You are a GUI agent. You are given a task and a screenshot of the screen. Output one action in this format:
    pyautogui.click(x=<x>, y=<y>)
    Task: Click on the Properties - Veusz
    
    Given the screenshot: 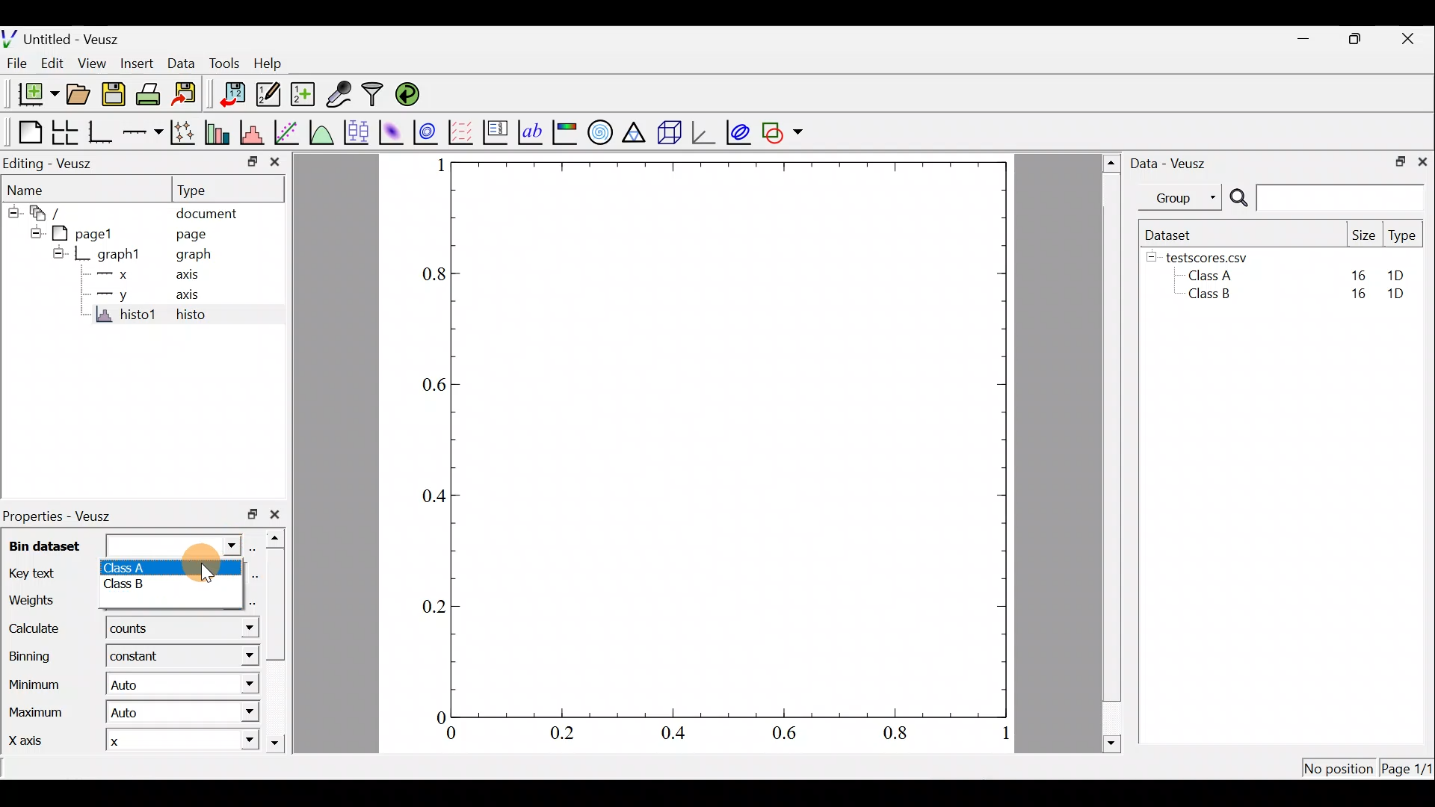 What is the action you would take?
    pyautogui.click(x=64, y=517)
    